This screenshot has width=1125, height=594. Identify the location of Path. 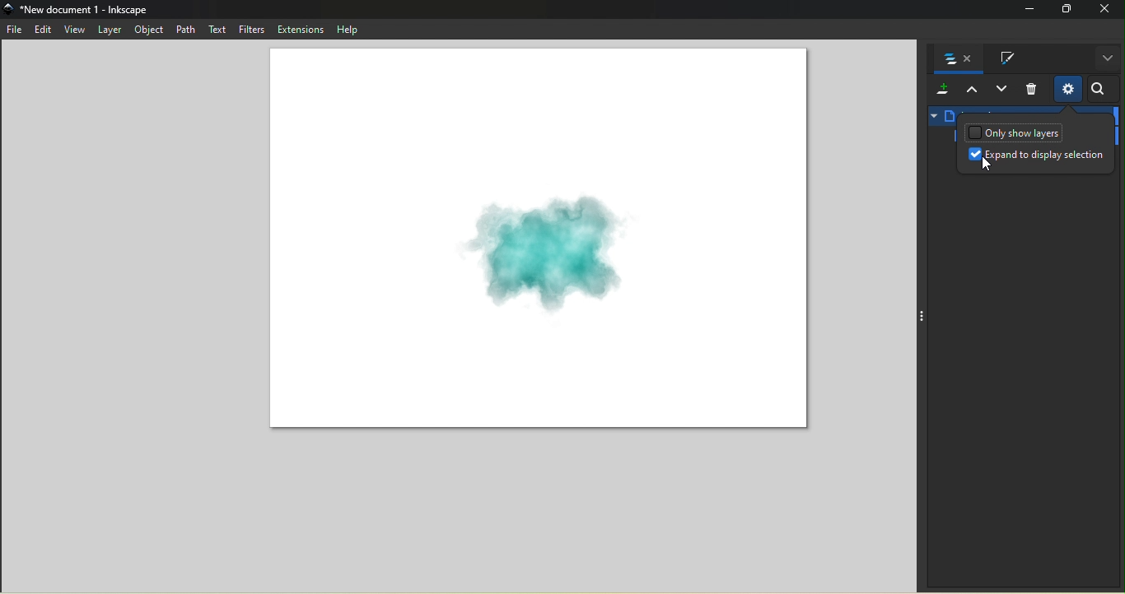
(183, 28).